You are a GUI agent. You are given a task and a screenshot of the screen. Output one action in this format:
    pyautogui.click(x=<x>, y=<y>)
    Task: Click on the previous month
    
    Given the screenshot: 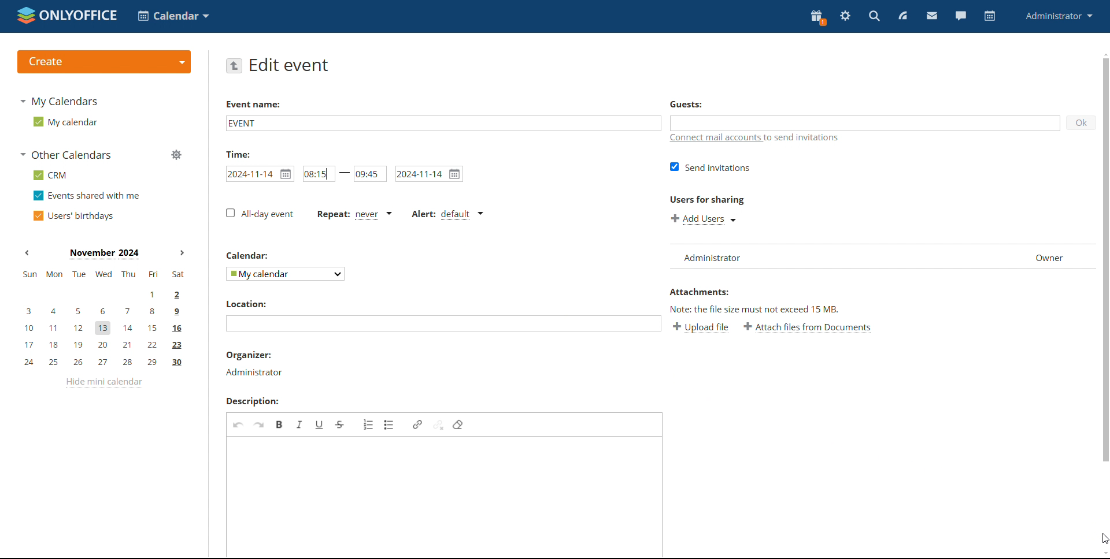 What is the action you would take?
    pyautogui.click(x=29, y=253)
    